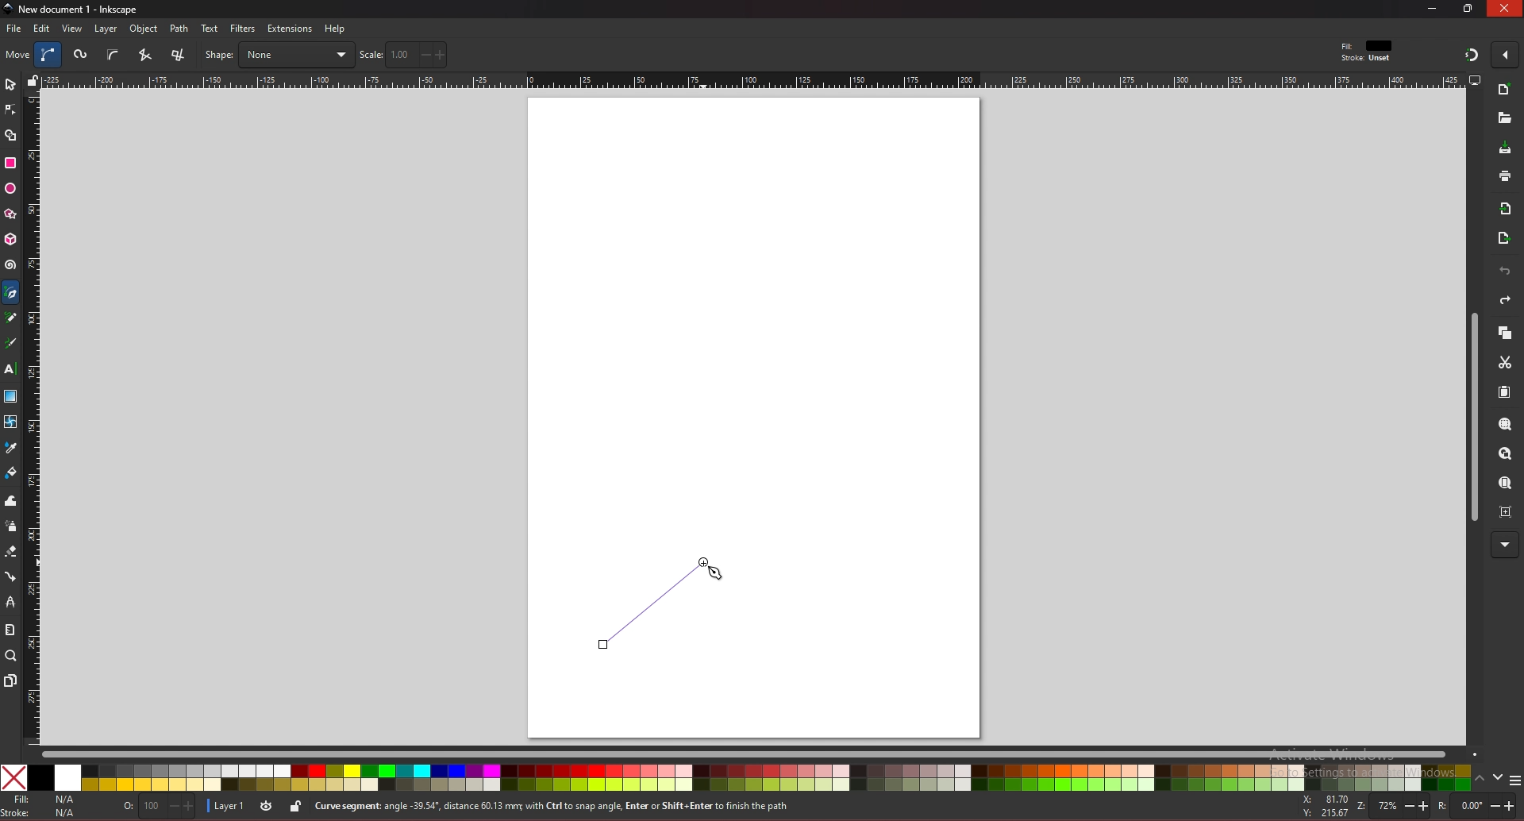 Image resolution: width=1524 pixels, height=821 pixels. What do you see at coordinates (11, 214) in the screenshot?
I see `stars and polygons` at bounding box center [11, 214].